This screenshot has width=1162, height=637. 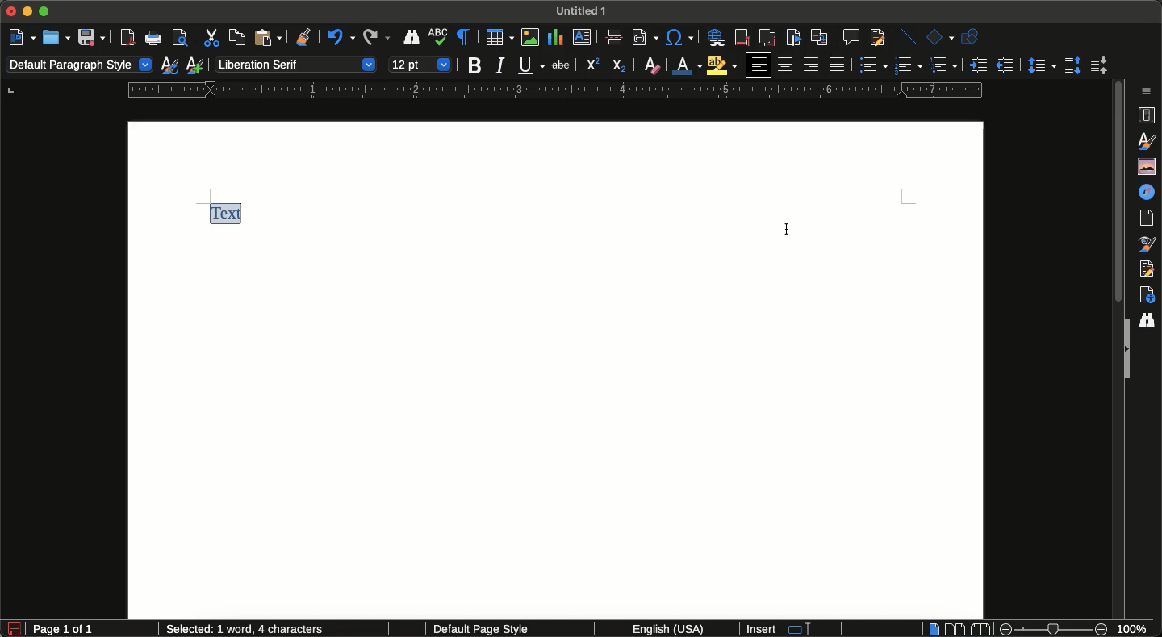 I want to click on Single-page view, so click(x=932, y=628).